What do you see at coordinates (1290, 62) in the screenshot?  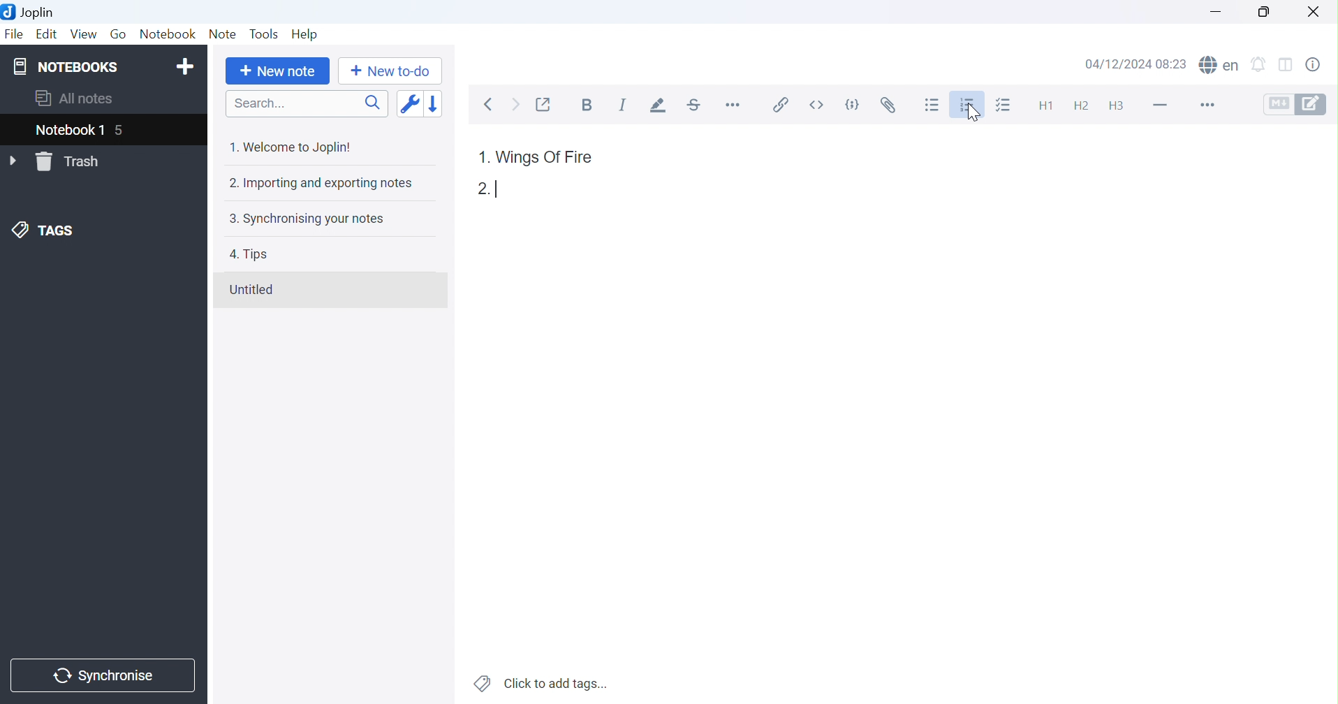 I see `Toggle editor layout` at bounding box center [1290, 62].